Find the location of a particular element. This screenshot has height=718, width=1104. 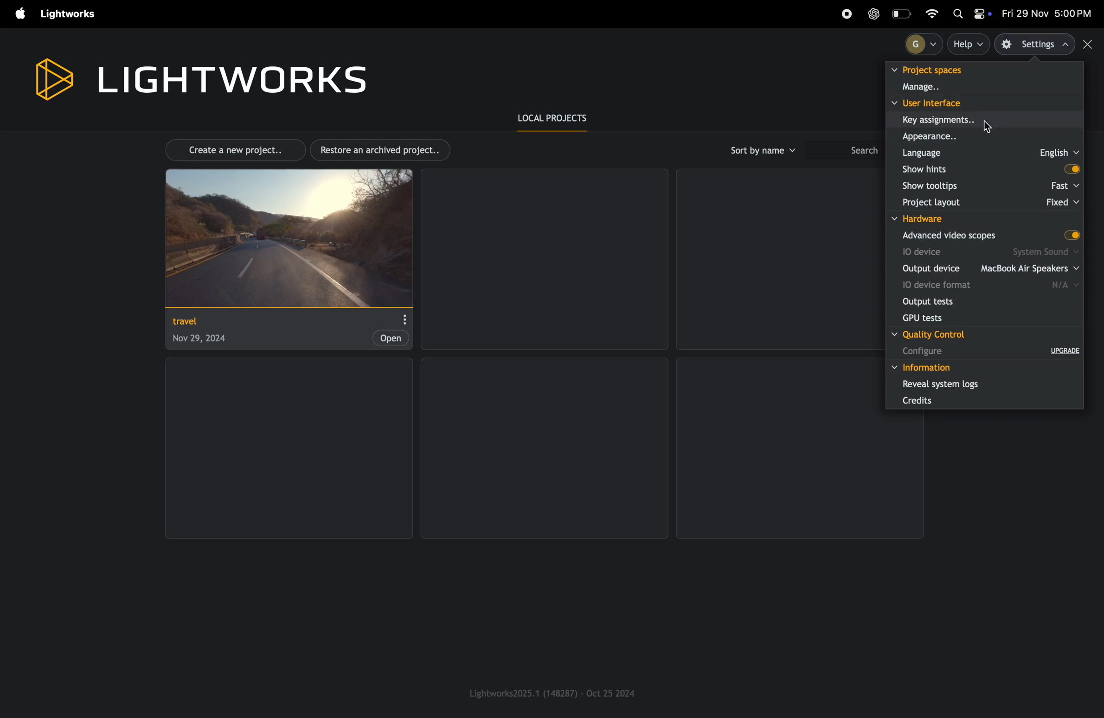

show hints is located at coordinates (939, 170).